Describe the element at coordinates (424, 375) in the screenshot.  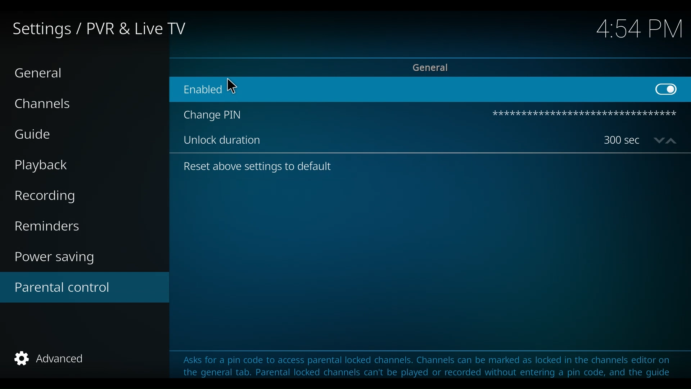
I see `the general tab. Parental locked channels can be played or recorded without entering a pin code and the guide` at that location.